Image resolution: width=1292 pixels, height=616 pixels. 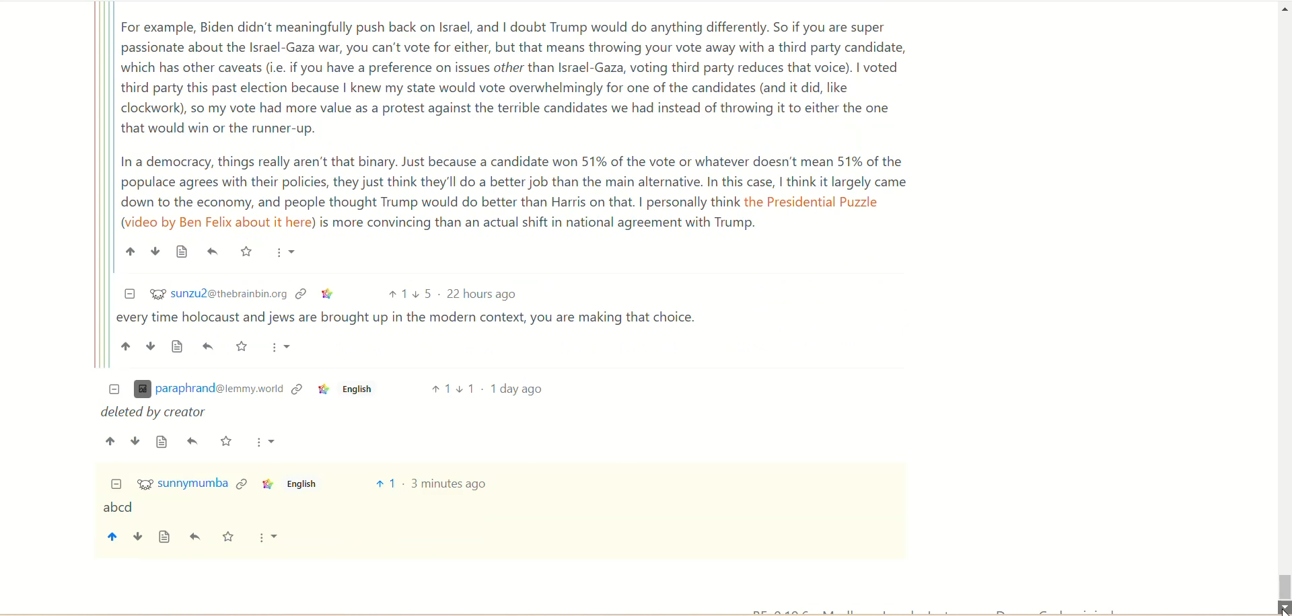 What do you see at coordinates (193, 441) in the screenshot?
I see `Reply` at bounding box center [193, 441].